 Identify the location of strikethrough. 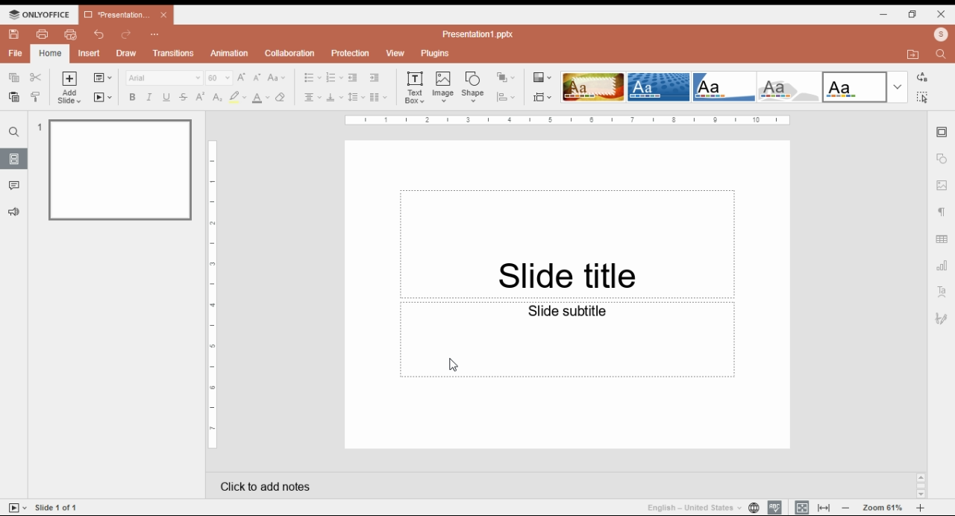
(184, 97).